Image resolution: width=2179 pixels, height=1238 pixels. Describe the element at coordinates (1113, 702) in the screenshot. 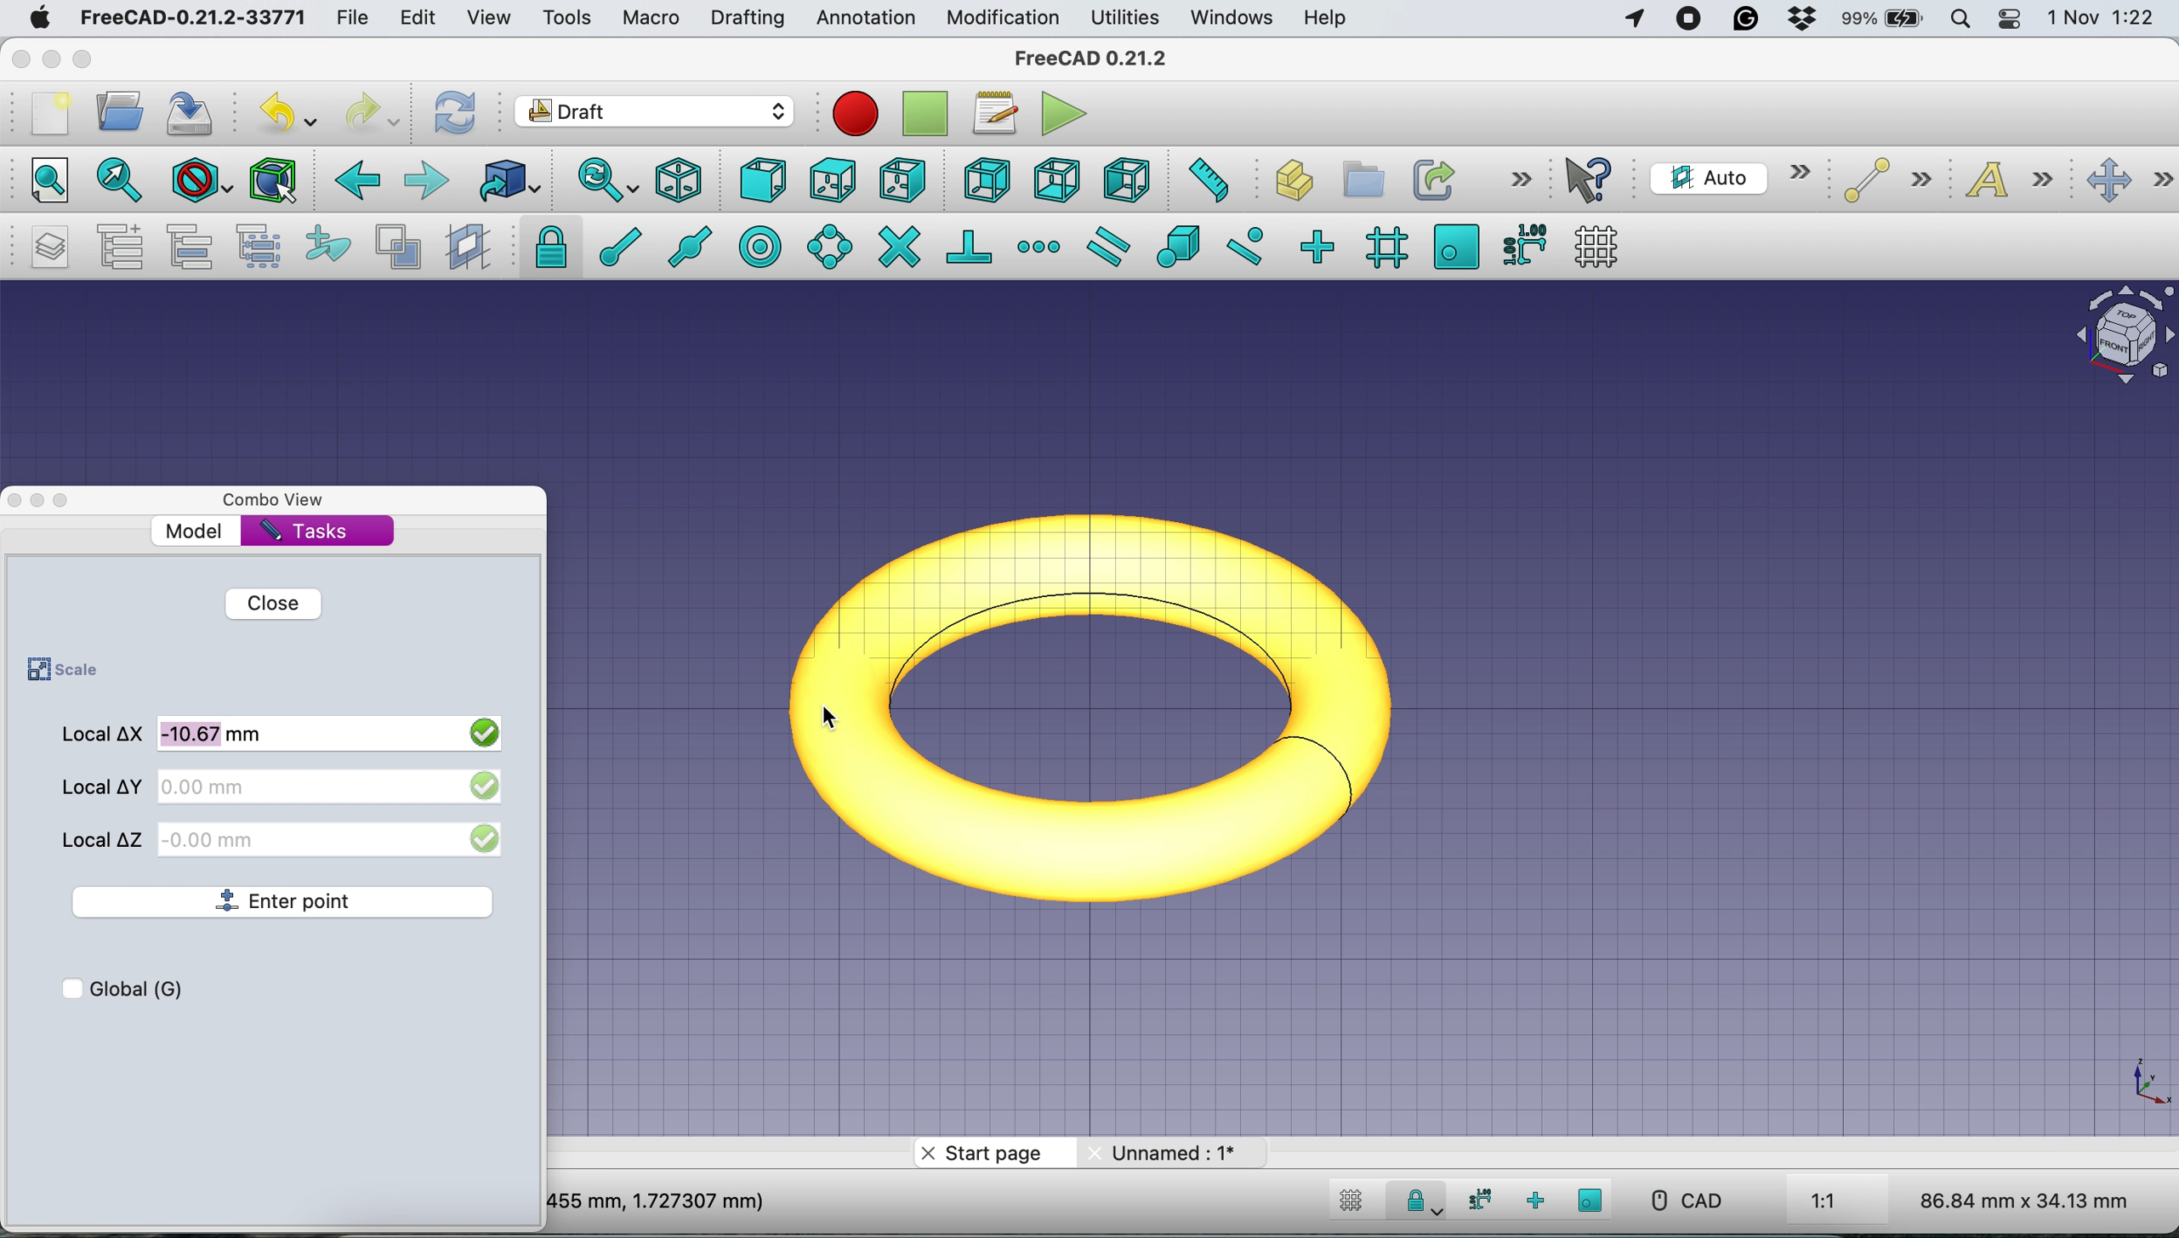

I see `torus` at that location.